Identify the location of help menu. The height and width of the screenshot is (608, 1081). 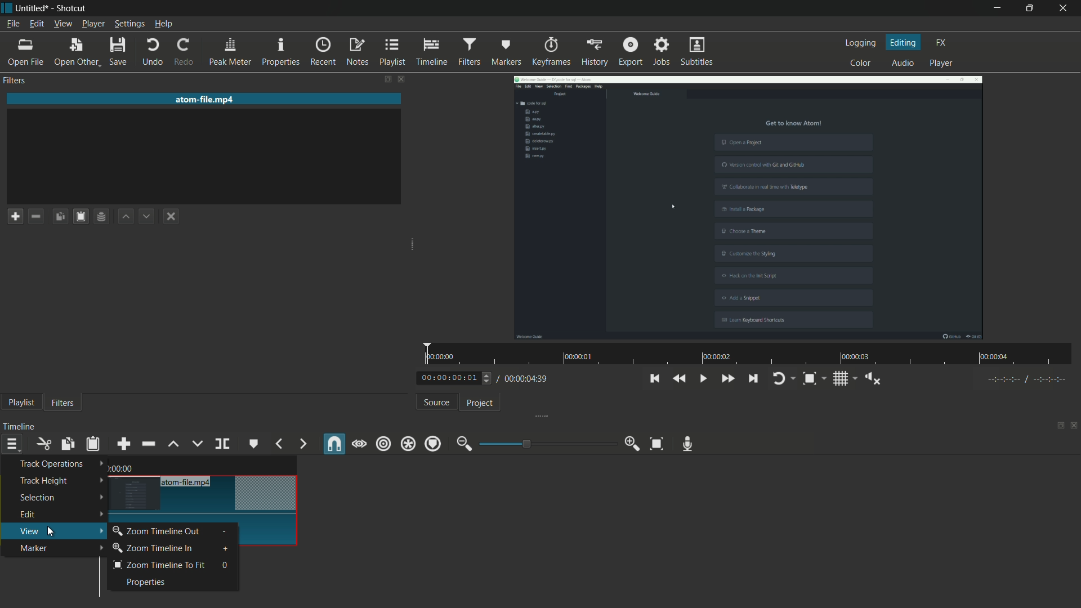
(163, 25).